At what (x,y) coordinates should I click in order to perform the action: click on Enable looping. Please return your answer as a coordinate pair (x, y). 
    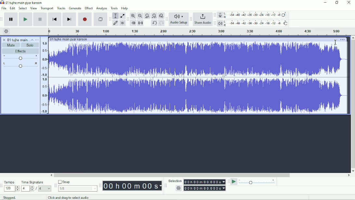
    Looking at the image, I should click on (100, 20).